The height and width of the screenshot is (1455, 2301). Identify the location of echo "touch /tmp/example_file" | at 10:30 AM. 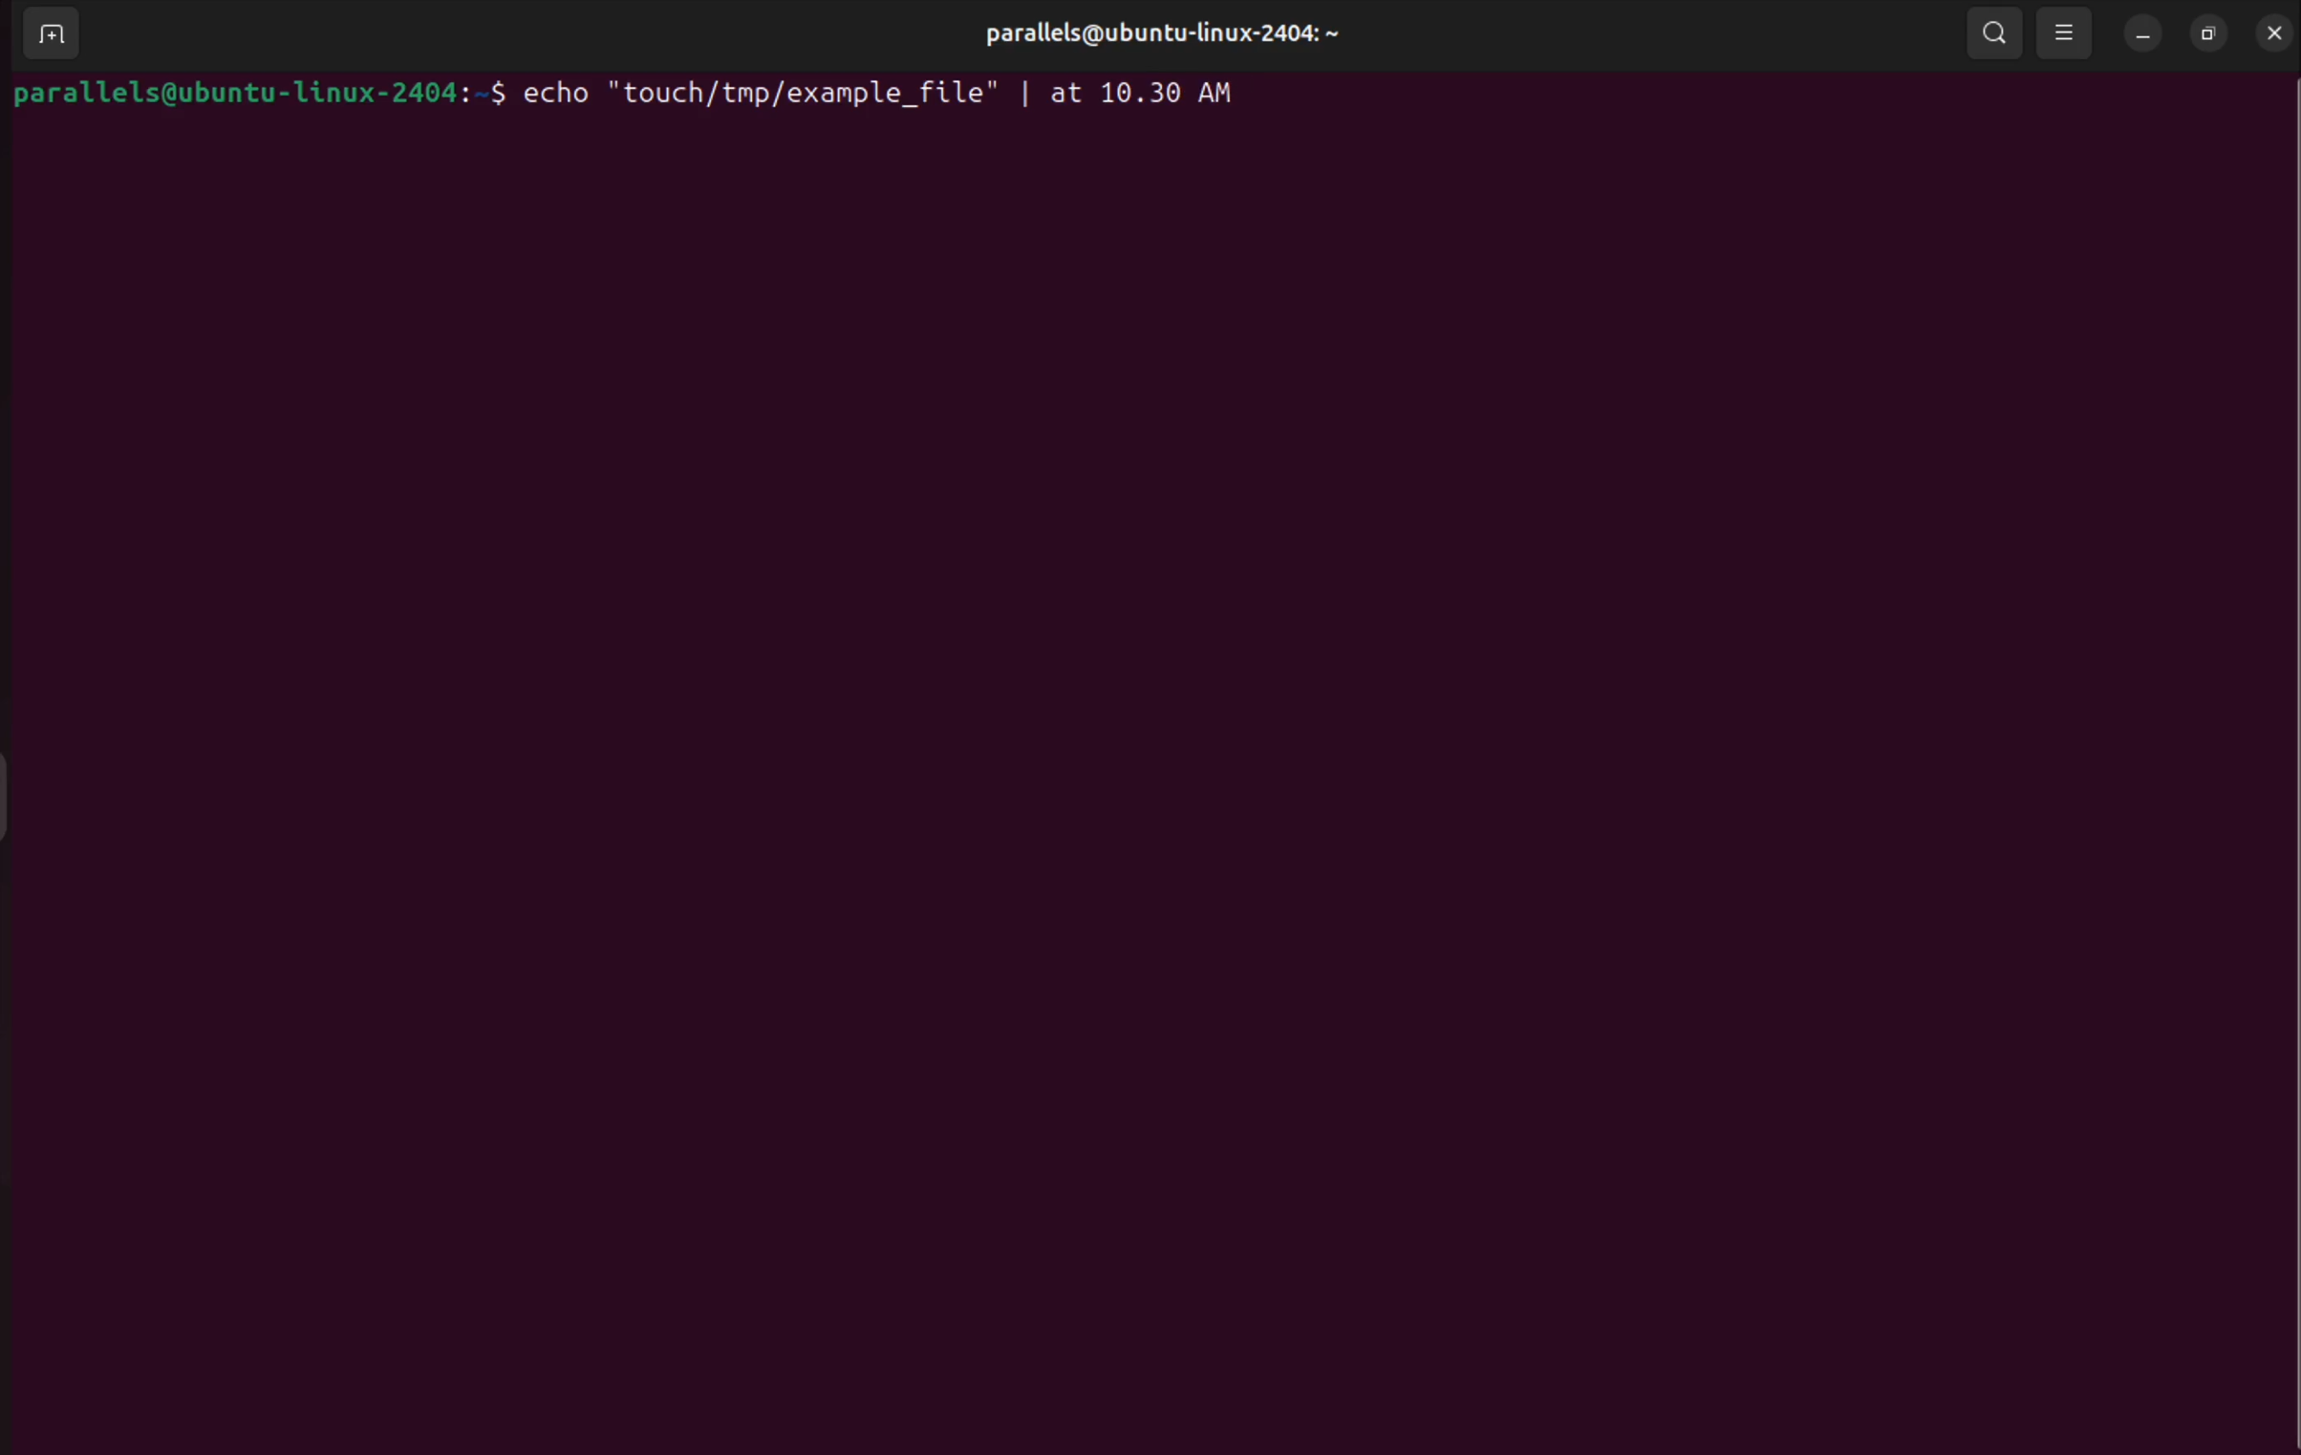
(896, 95).